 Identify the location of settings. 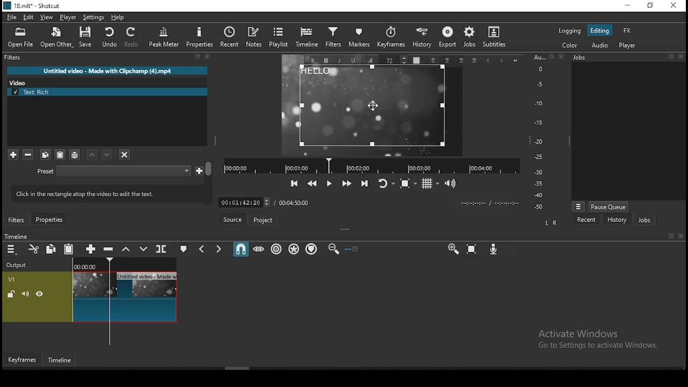
(93, 18).